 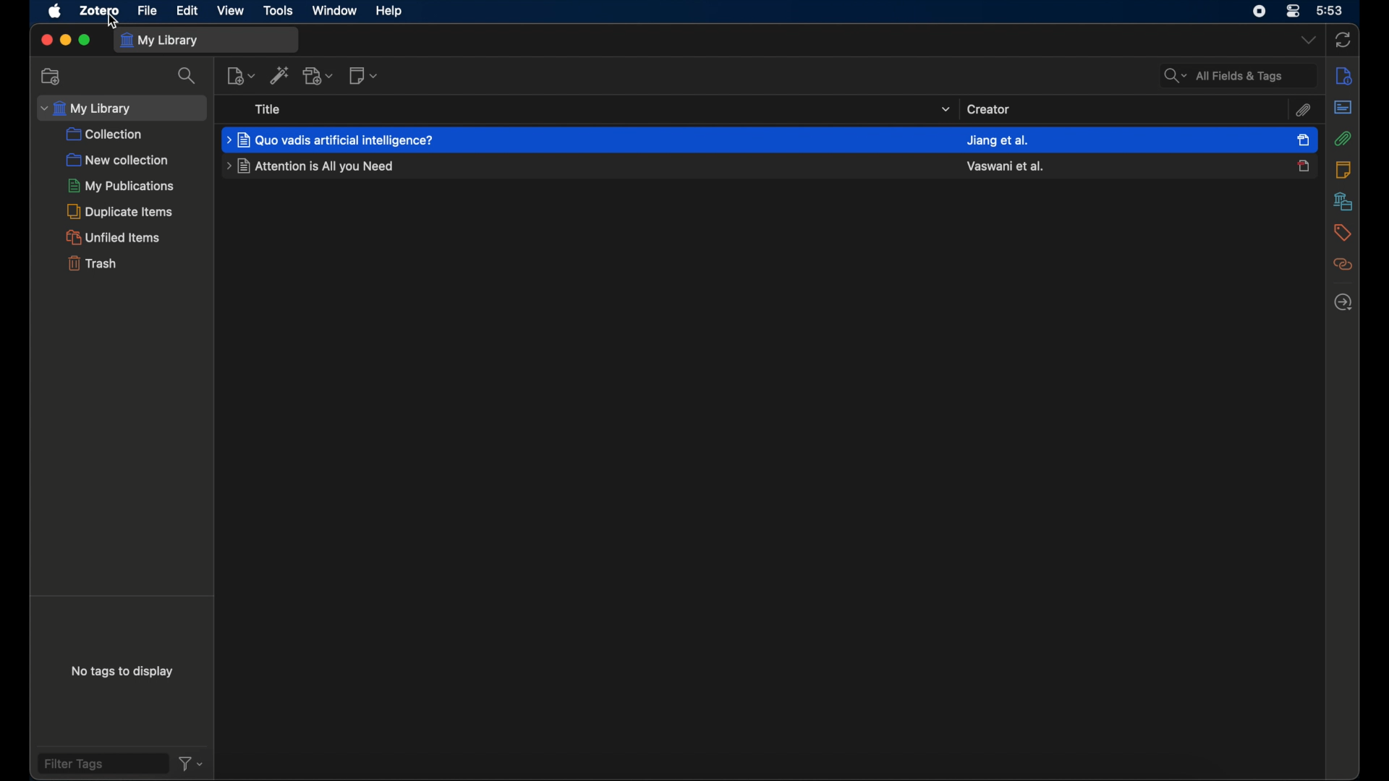 I want to click on no tags to display, so click(x=122, y=671).